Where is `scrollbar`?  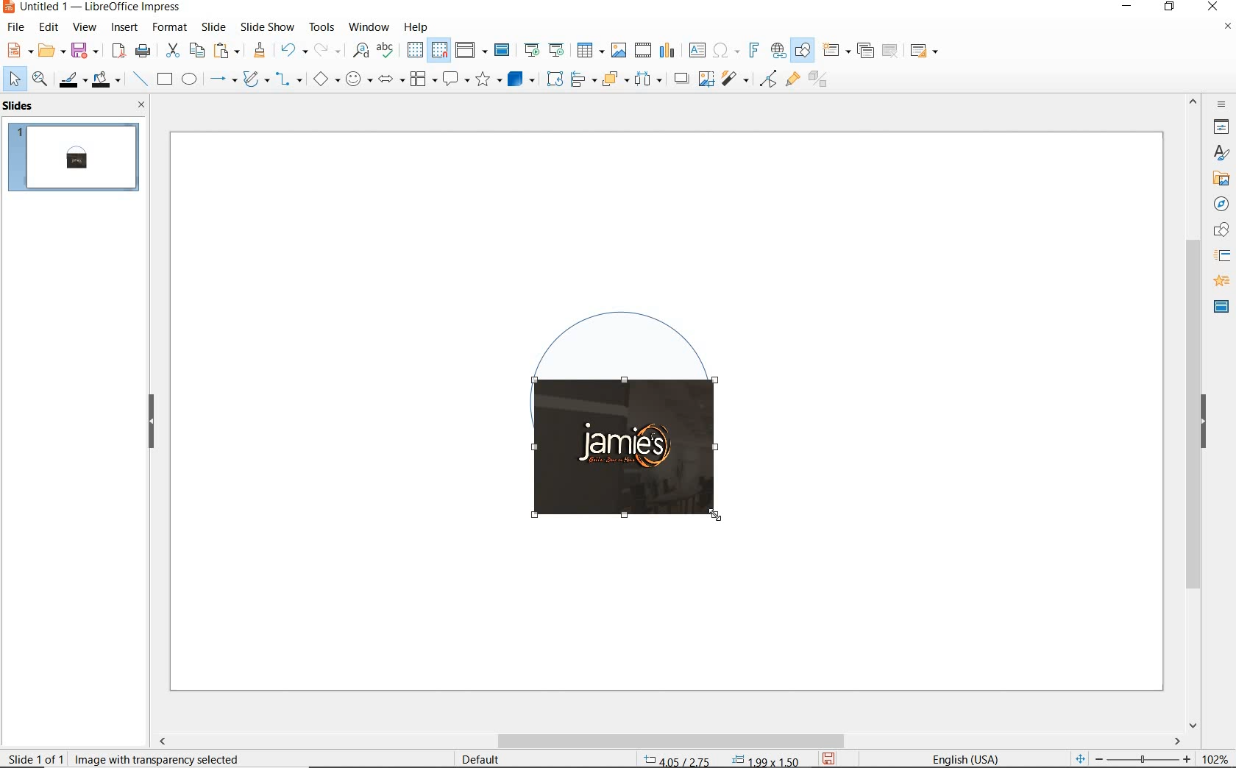 scrollbar is located at coordinates (1193, 411).